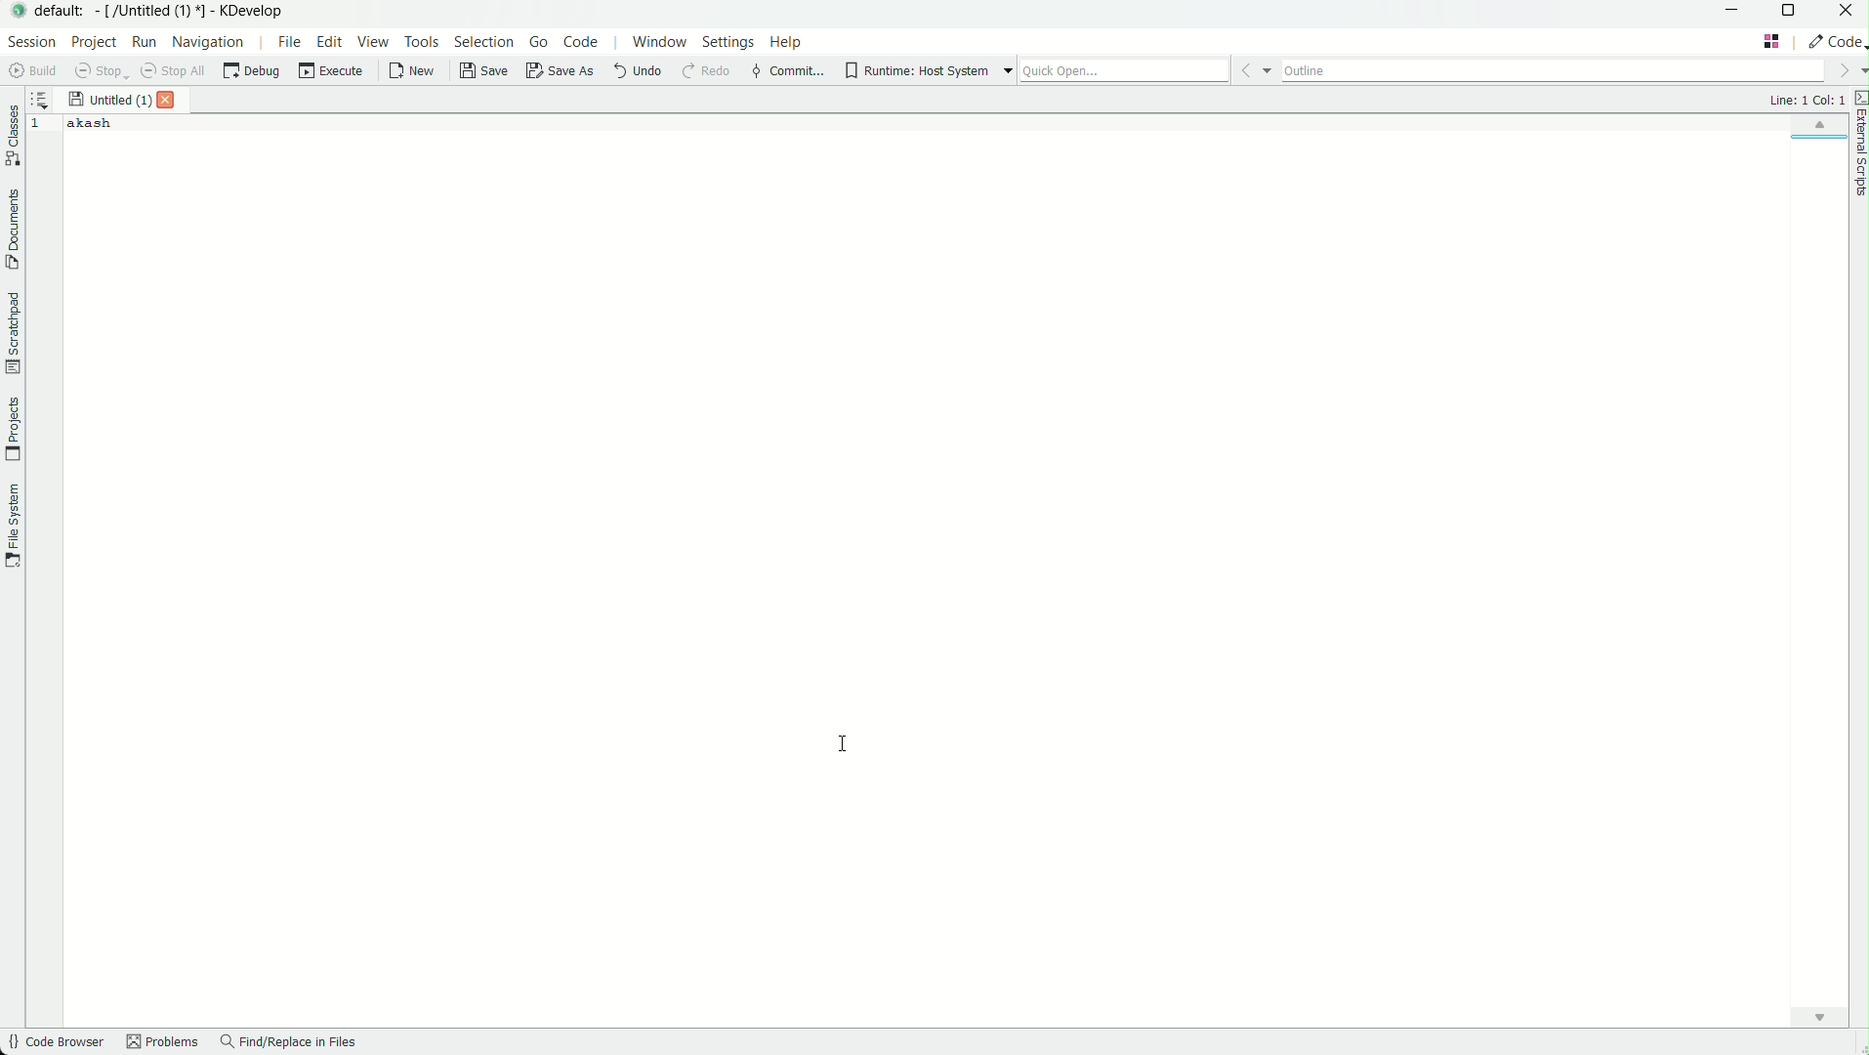  What do you see at coordinates (1008, 71) in the screenshot?
I see `more options` at bounding box center [1008, 71].